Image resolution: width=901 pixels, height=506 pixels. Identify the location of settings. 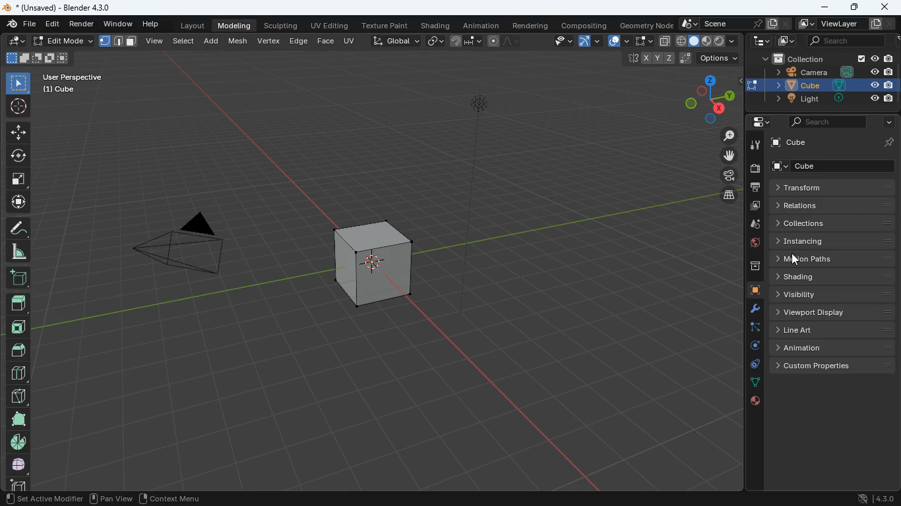
(757, 123).